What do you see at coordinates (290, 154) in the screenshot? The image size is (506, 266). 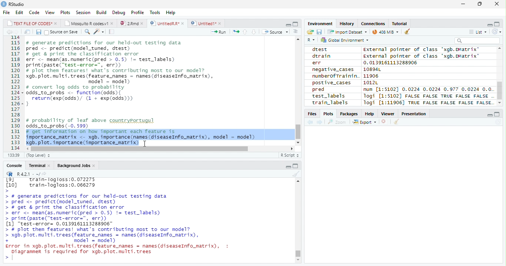 I see `R Script` at bounding box center [290, 154].